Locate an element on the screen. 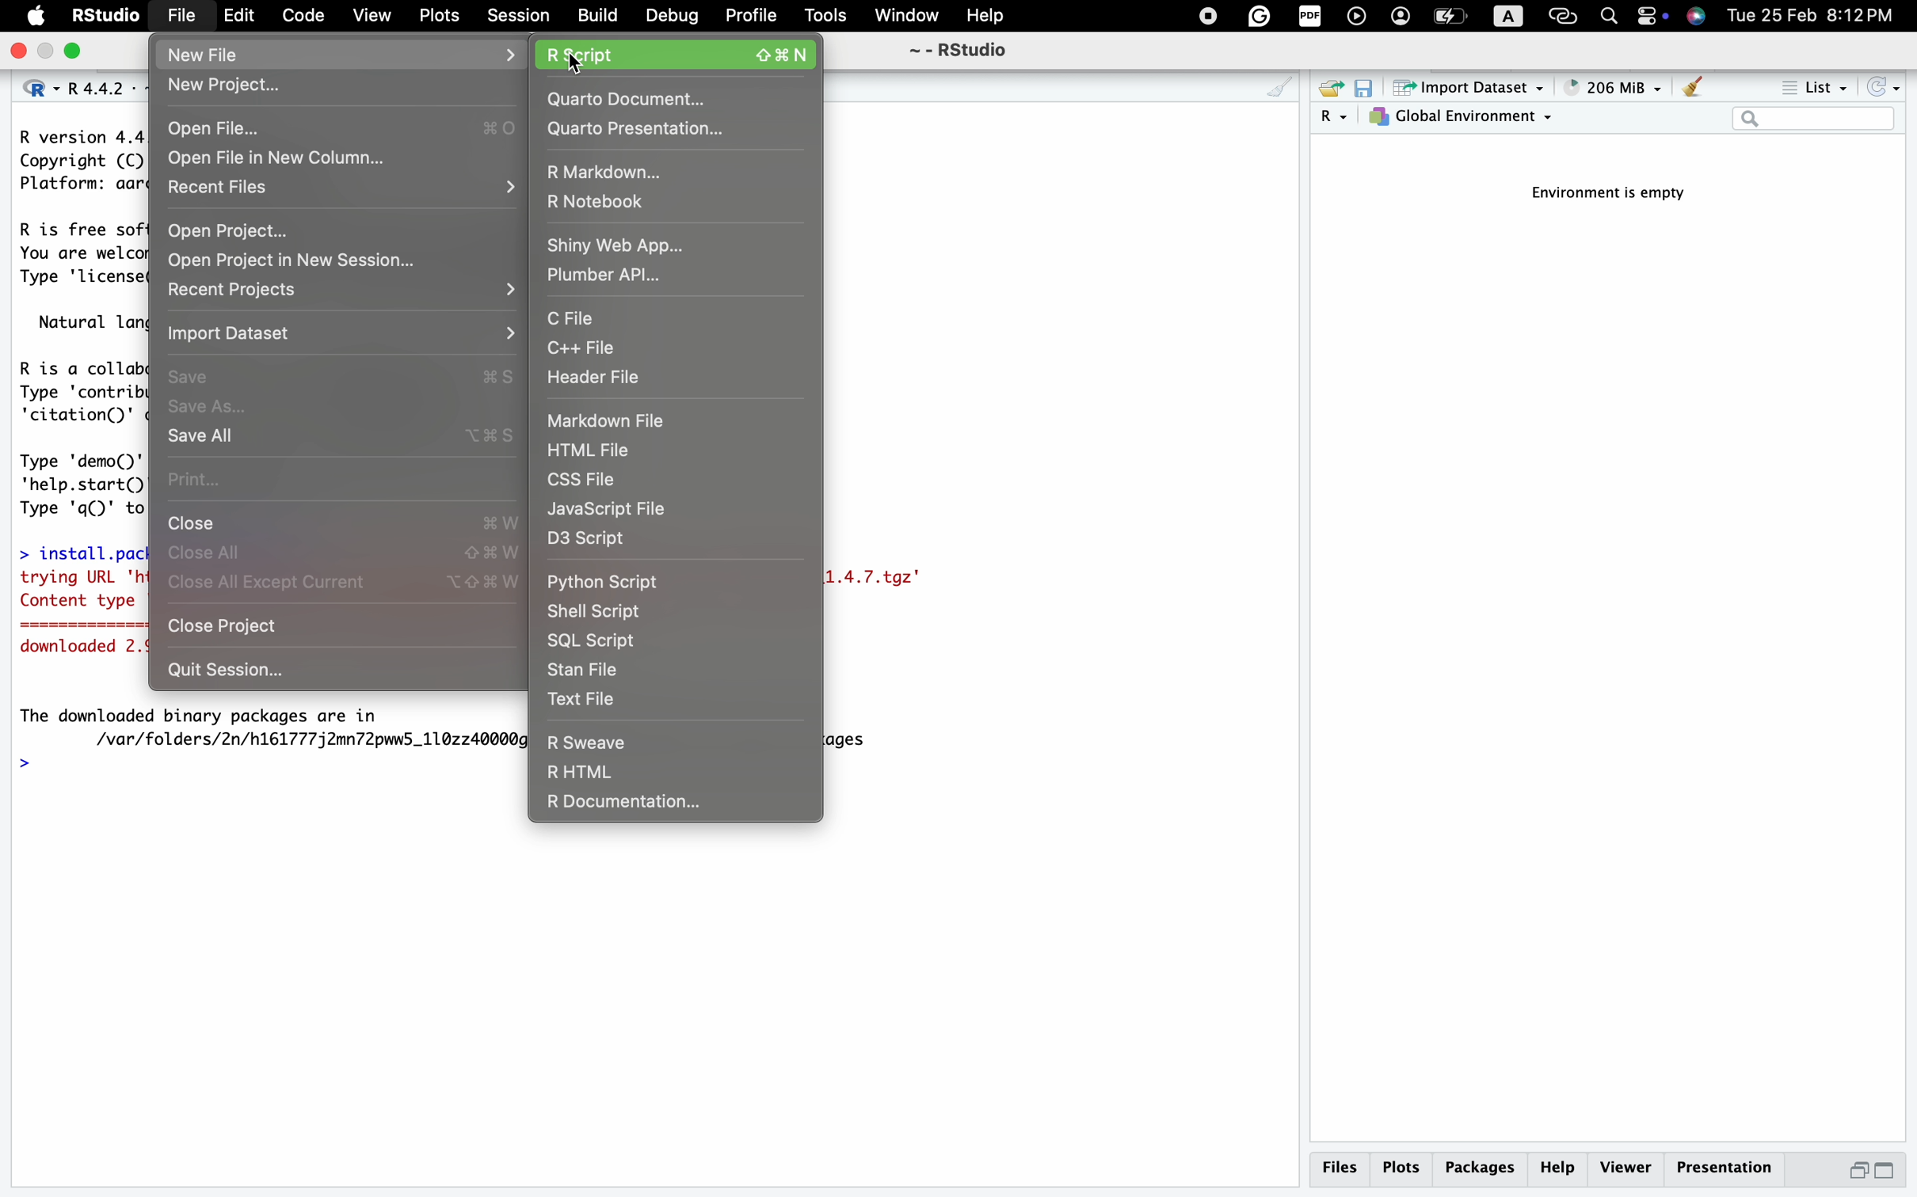  148 MiB is located at coordinates (1613, 88).